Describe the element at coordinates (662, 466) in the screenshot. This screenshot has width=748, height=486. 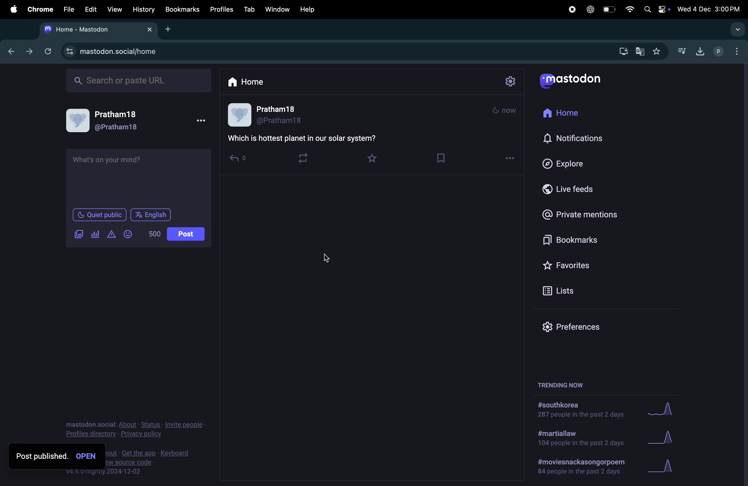
I see `Graph` at that location.